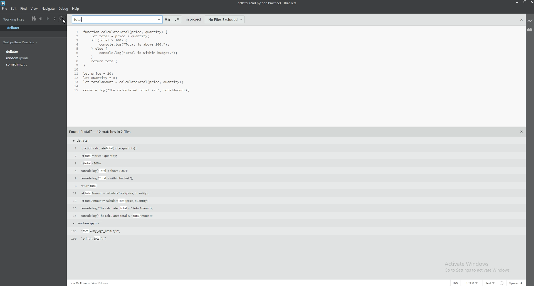 The height and width of the screenshot is (286, 534). I want to click on working files, so click(14, 19).